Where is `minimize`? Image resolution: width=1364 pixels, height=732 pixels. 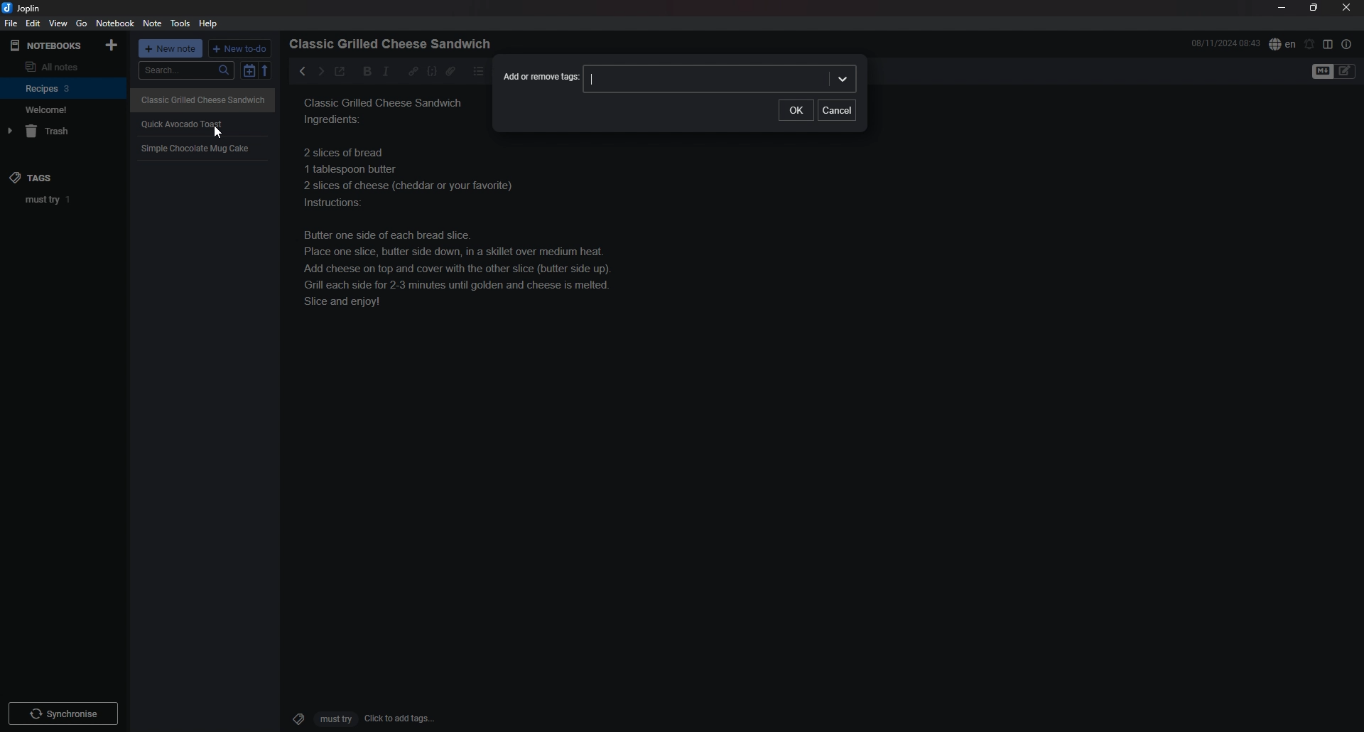 minimize is located at coordinates (1282, 8).